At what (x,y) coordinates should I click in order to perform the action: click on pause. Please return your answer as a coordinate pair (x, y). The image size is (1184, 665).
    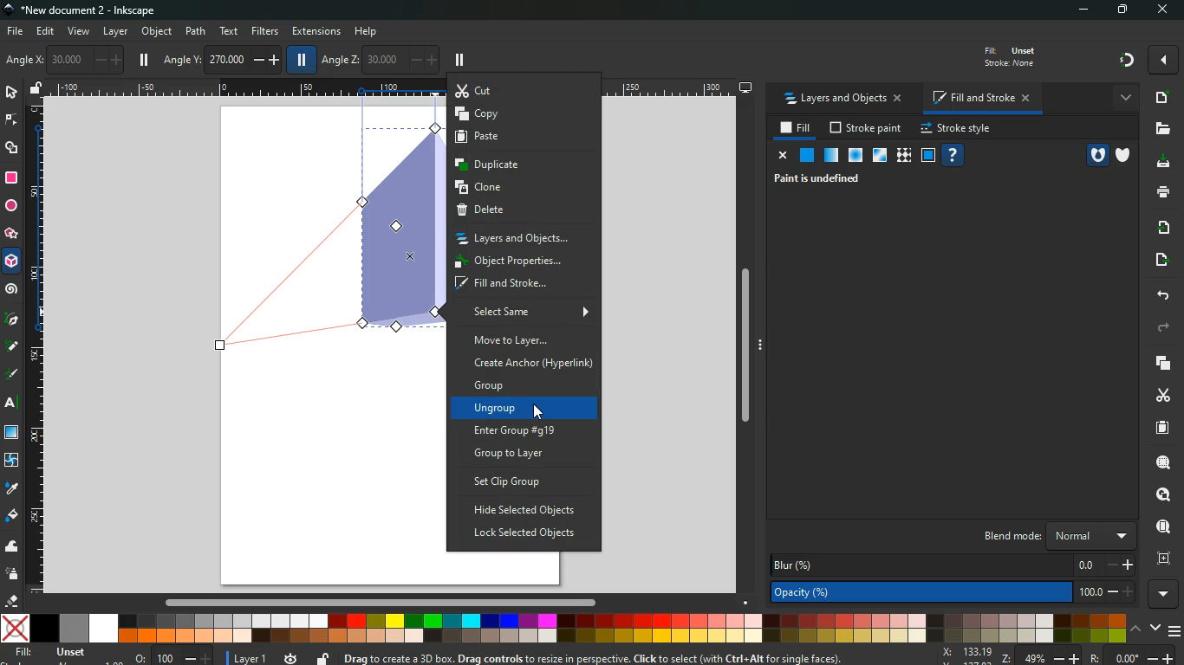
    Looking at the image, I should click on (299, 59).